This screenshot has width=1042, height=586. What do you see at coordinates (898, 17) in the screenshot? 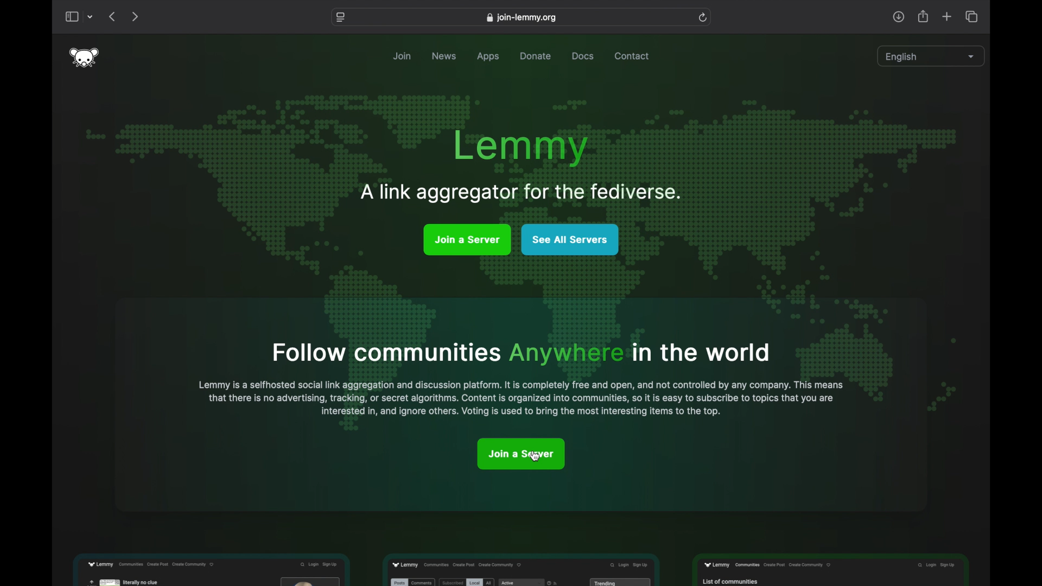
I see `share` at bounding box center [898, 17].